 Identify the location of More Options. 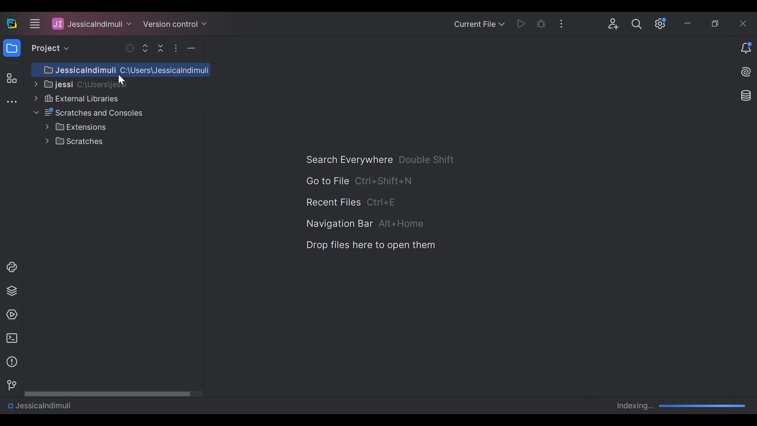
(564, 23).